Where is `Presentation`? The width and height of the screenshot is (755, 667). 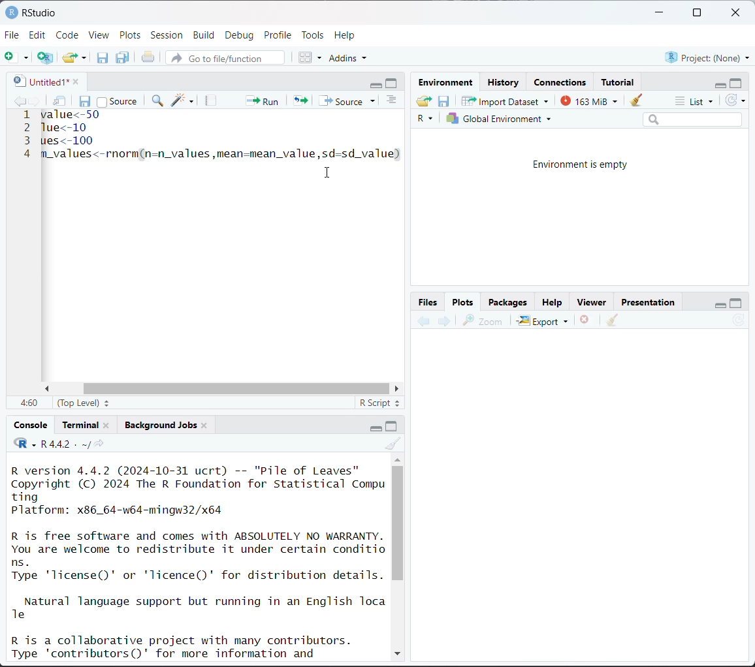 Presentation is located at coordinates (649, 303).